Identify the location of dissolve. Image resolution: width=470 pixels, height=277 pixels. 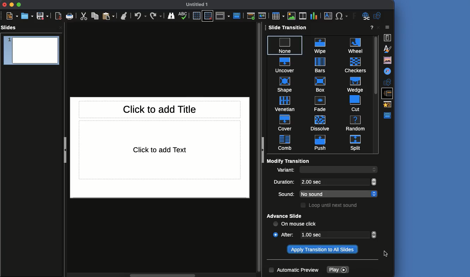
(320, 122).